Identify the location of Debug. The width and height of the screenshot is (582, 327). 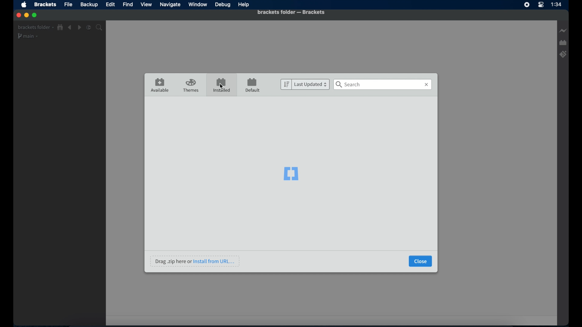
(223, 5).